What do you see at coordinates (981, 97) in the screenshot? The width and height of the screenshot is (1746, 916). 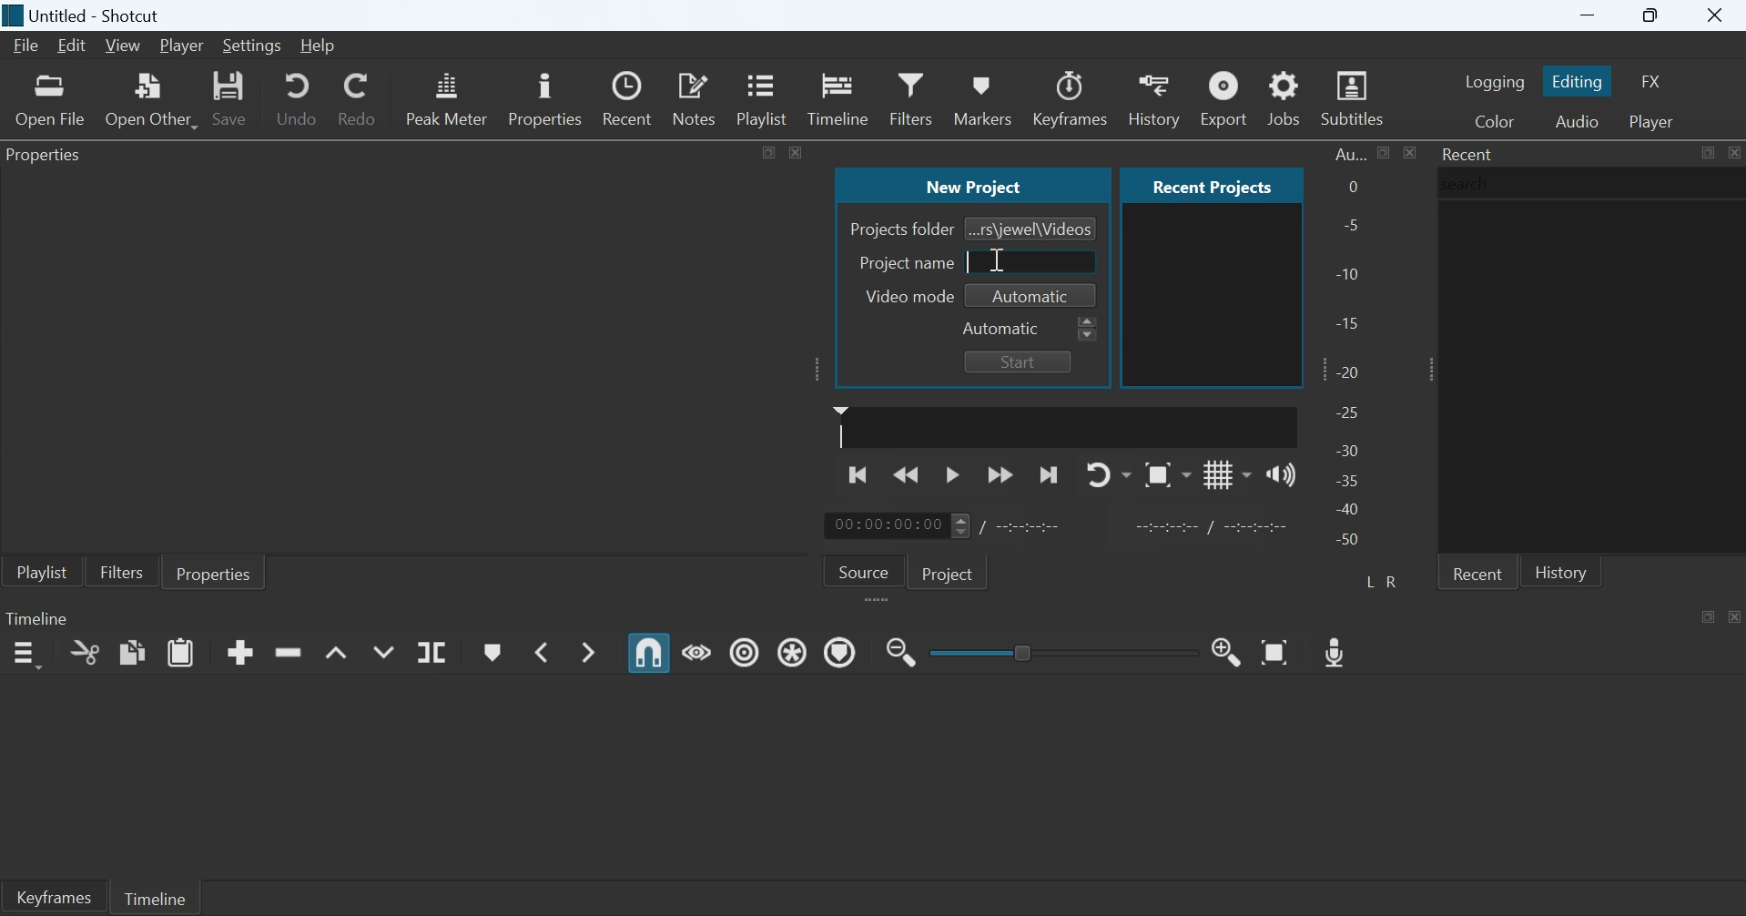 I see `Markers` at bounding box center [981, 97].